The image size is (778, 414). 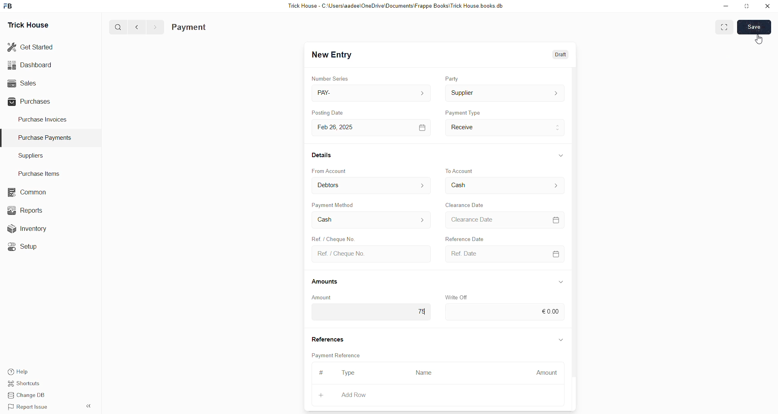 I want to click on Help, so click(x=18, y=372).